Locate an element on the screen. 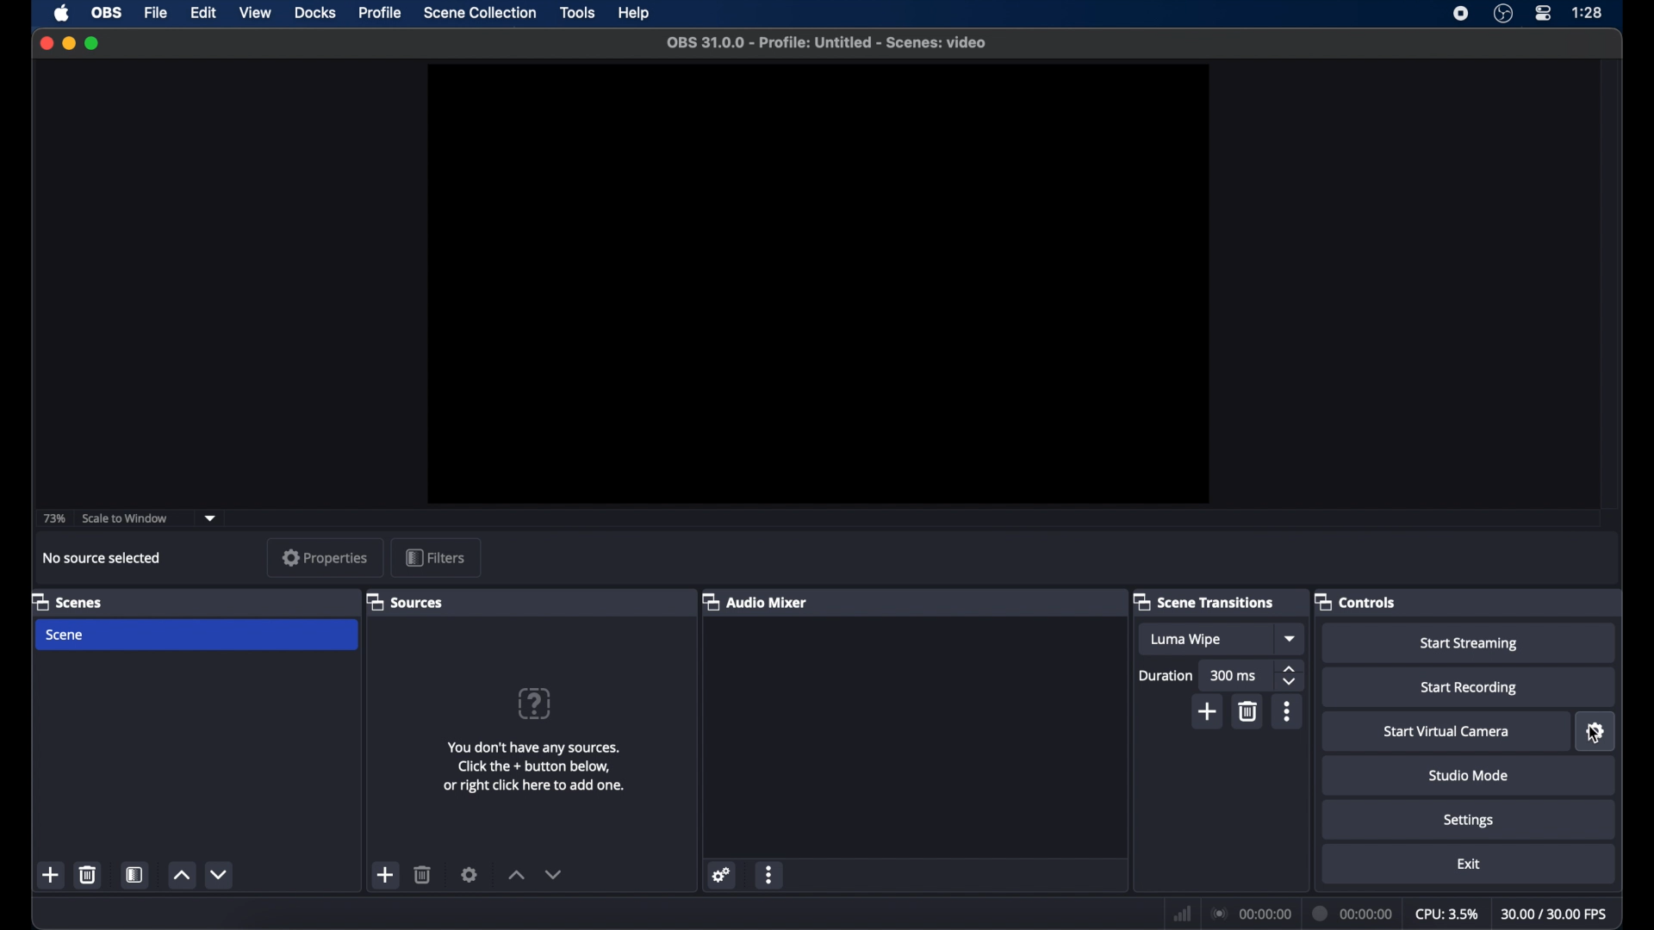  preview is located at coordinates (818, 283).